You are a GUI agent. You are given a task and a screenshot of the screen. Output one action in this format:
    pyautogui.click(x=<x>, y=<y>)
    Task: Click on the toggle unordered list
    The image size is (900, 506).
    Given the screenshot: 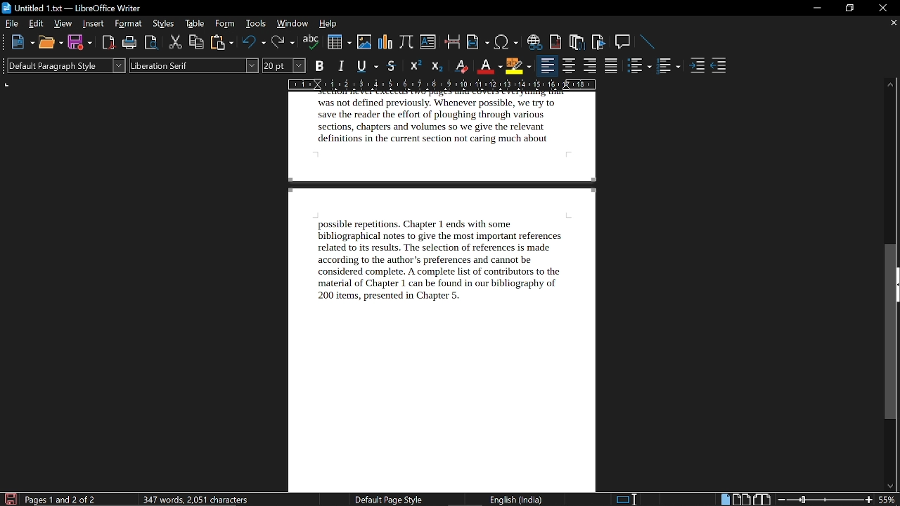 What is the action you would take?
    pyautogui.click(x=669, y=67)
    